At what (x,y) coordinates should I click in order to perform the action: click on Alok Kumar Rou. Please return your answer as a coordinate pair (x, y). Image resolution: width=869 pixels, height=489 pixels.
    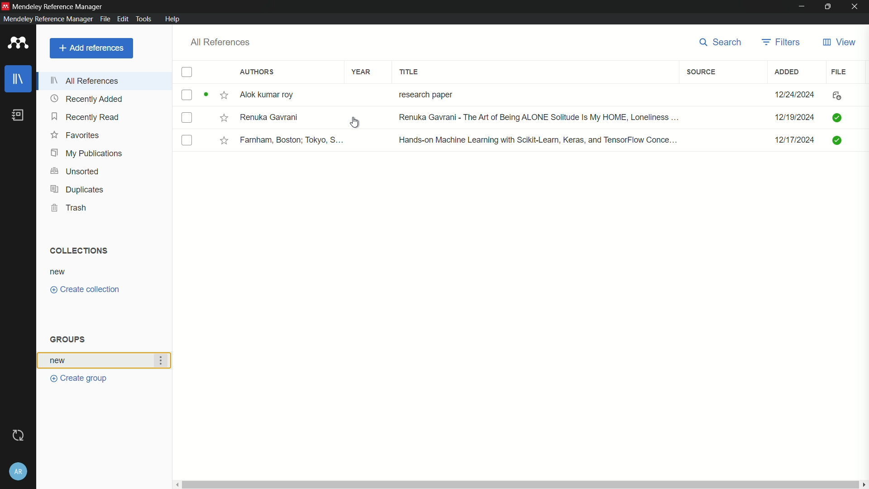
    Looking at the image, I should click on (270, 96).